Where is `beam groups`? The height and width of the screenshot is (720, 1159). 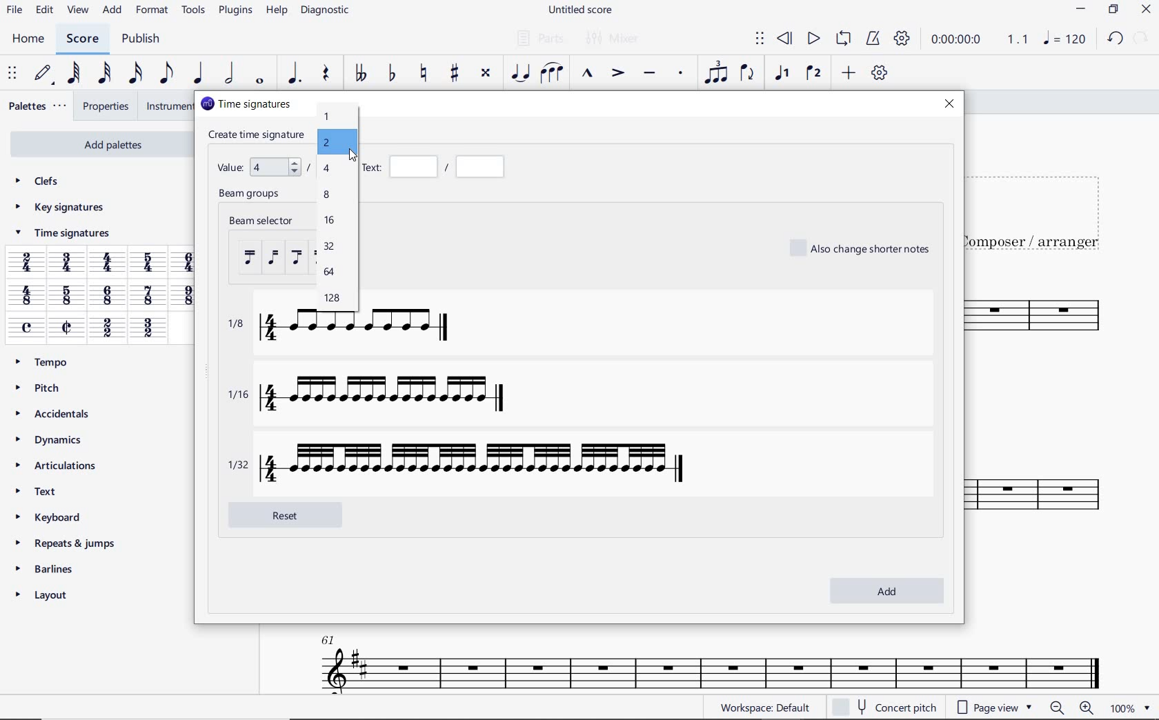
beam groups is located at coordinates (252, 195).